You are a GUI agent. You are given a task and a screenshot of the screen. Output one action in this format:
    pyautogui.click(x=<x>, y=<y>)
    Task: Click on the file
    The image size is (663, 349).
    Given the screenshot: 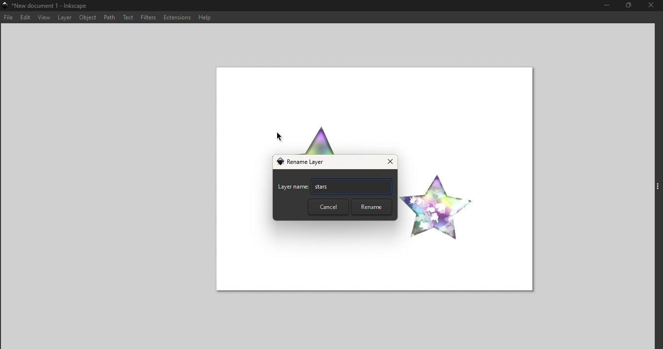 What is the action you would take?
    pyautogui.click(x=9, y=18)
    